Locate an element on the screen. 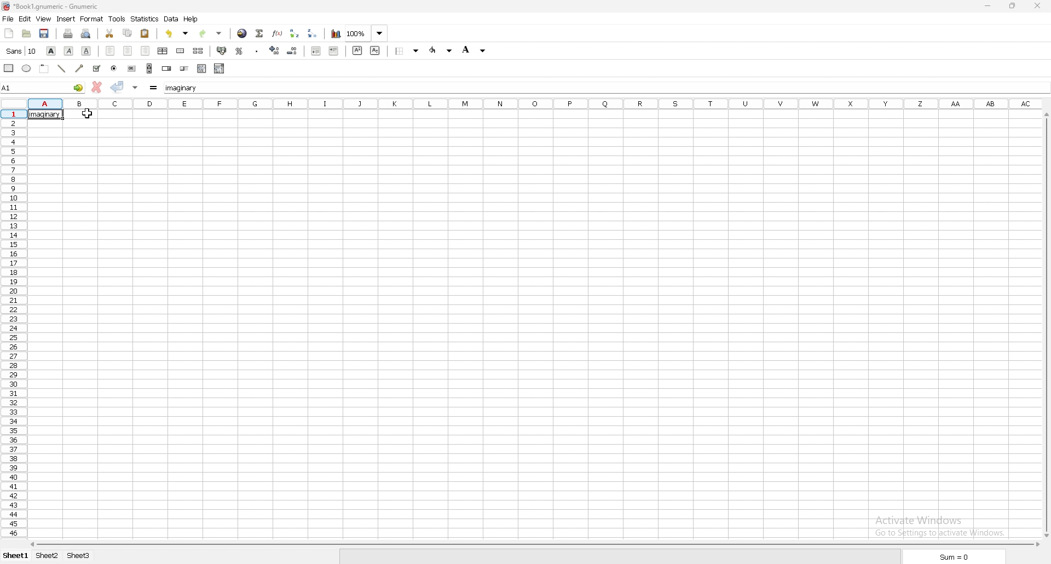 This screenshot has width=1051, height=564. hyperlink is located at coordinates (242, 33).